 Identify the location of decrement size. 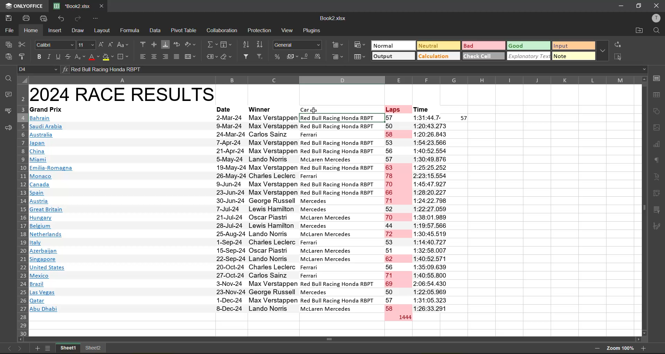
(112, 45).